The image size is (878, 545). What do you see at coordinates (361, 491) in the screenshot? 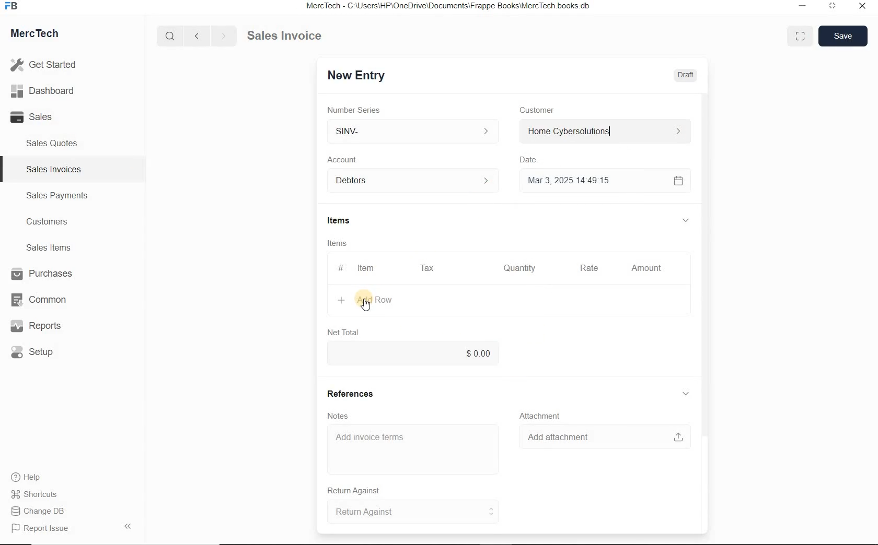
I see `Return Against` at bounding box center [361, 491].